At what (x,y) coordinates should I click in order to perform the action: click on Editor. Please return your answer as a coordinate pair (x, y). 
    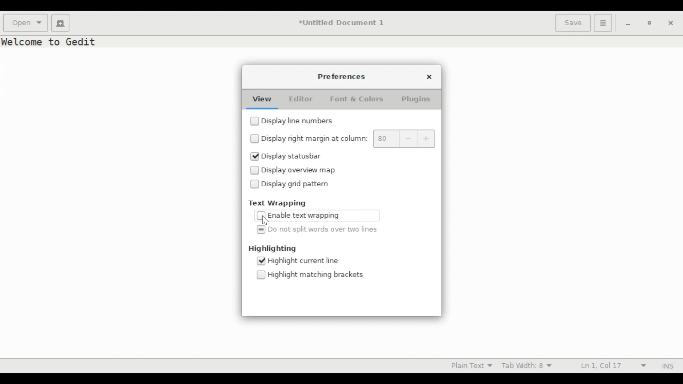
    Looking at the image, I should click on (301, 99).